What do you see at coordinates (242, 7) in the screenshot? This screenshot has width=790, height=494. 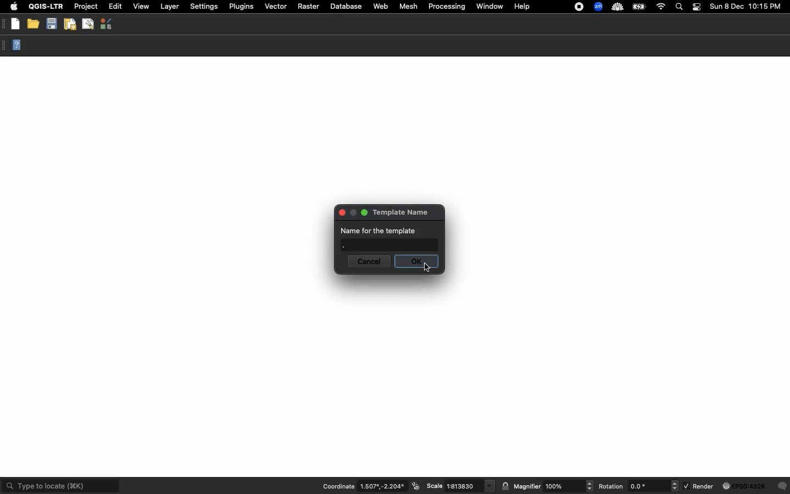 I see `Plugins` at bounding box center [242, 7].